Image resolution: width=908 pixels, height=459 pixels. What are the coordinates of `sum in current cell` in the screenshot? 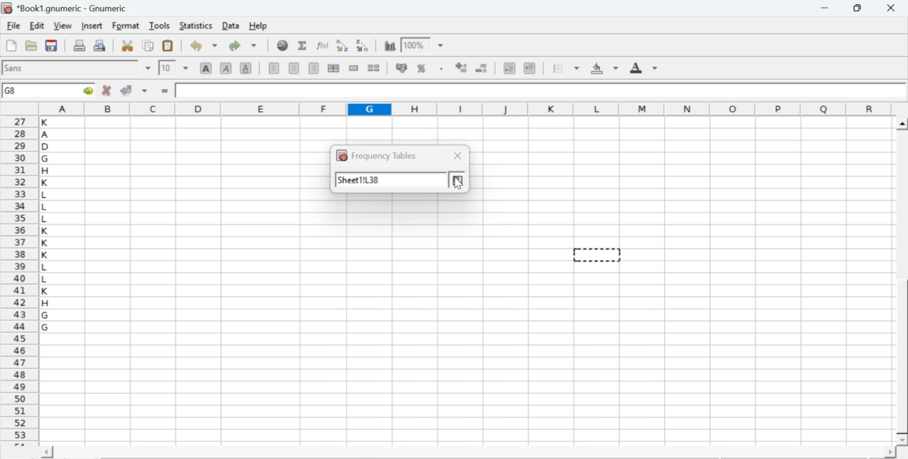 It's located at (303, 45).